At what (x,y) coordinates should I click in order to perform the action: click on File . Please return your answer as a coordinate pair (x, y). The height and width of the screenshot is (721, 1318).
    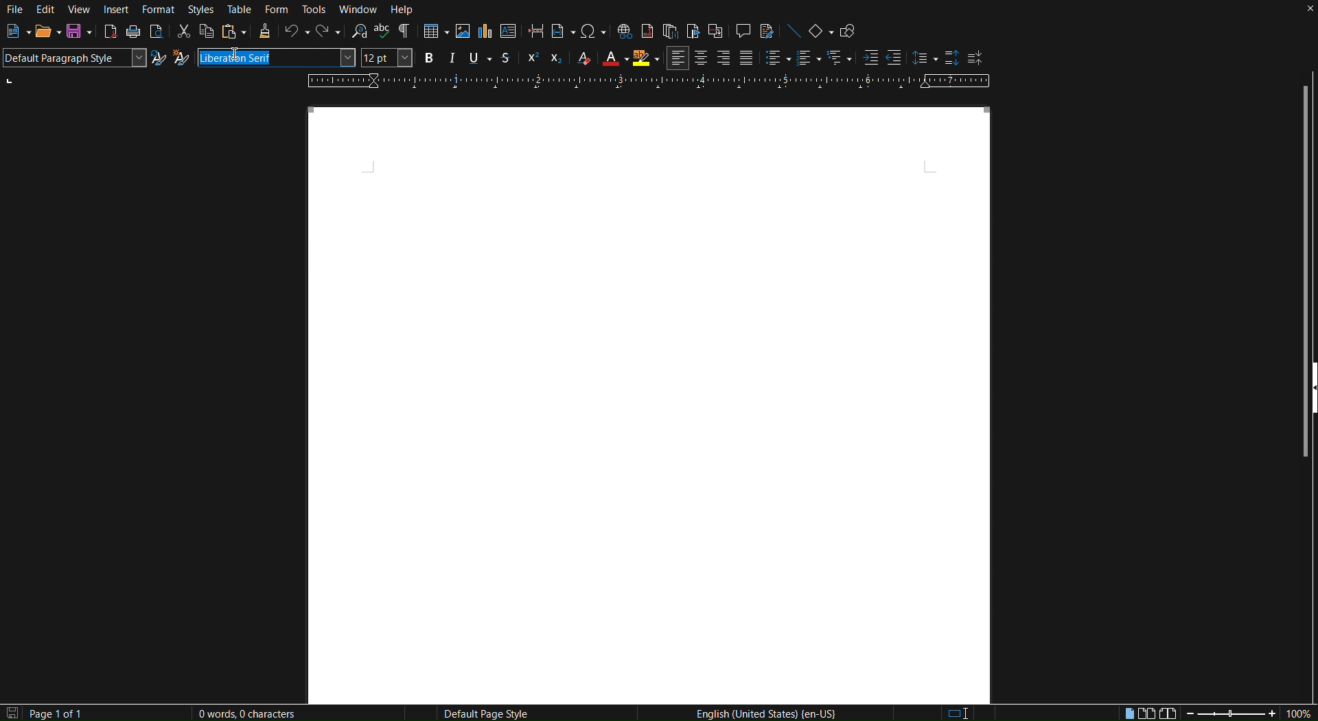
    Looking at the image, I should click on (15, 10).